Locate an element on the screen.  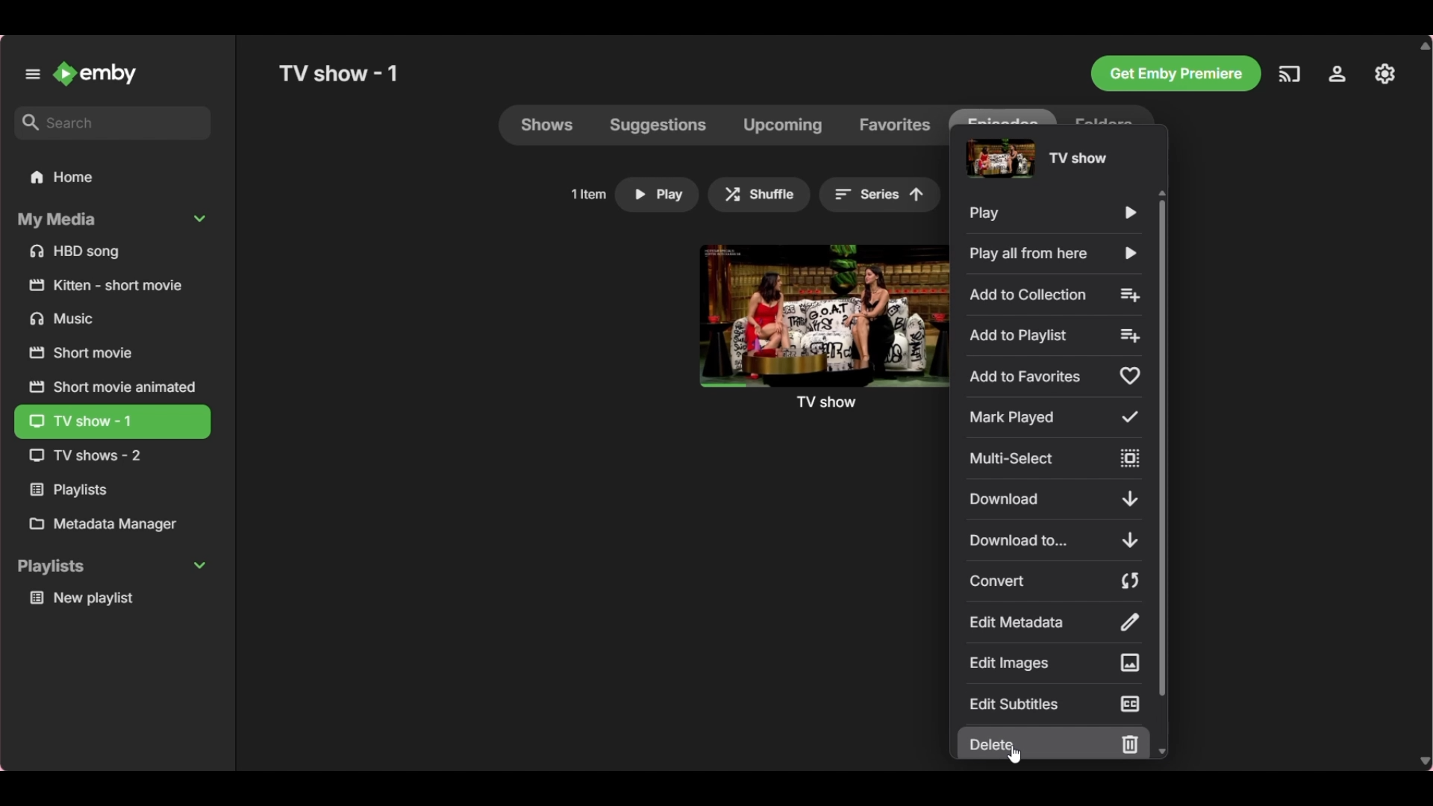
Suggestions is located at coordinates (658, 125).